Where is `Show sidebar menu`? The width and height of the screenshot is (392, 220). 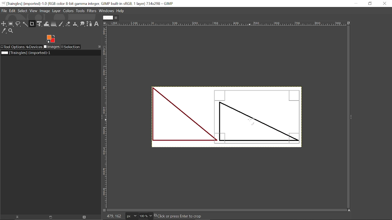
Show sidebar menu is located at coordinates (351, 117).